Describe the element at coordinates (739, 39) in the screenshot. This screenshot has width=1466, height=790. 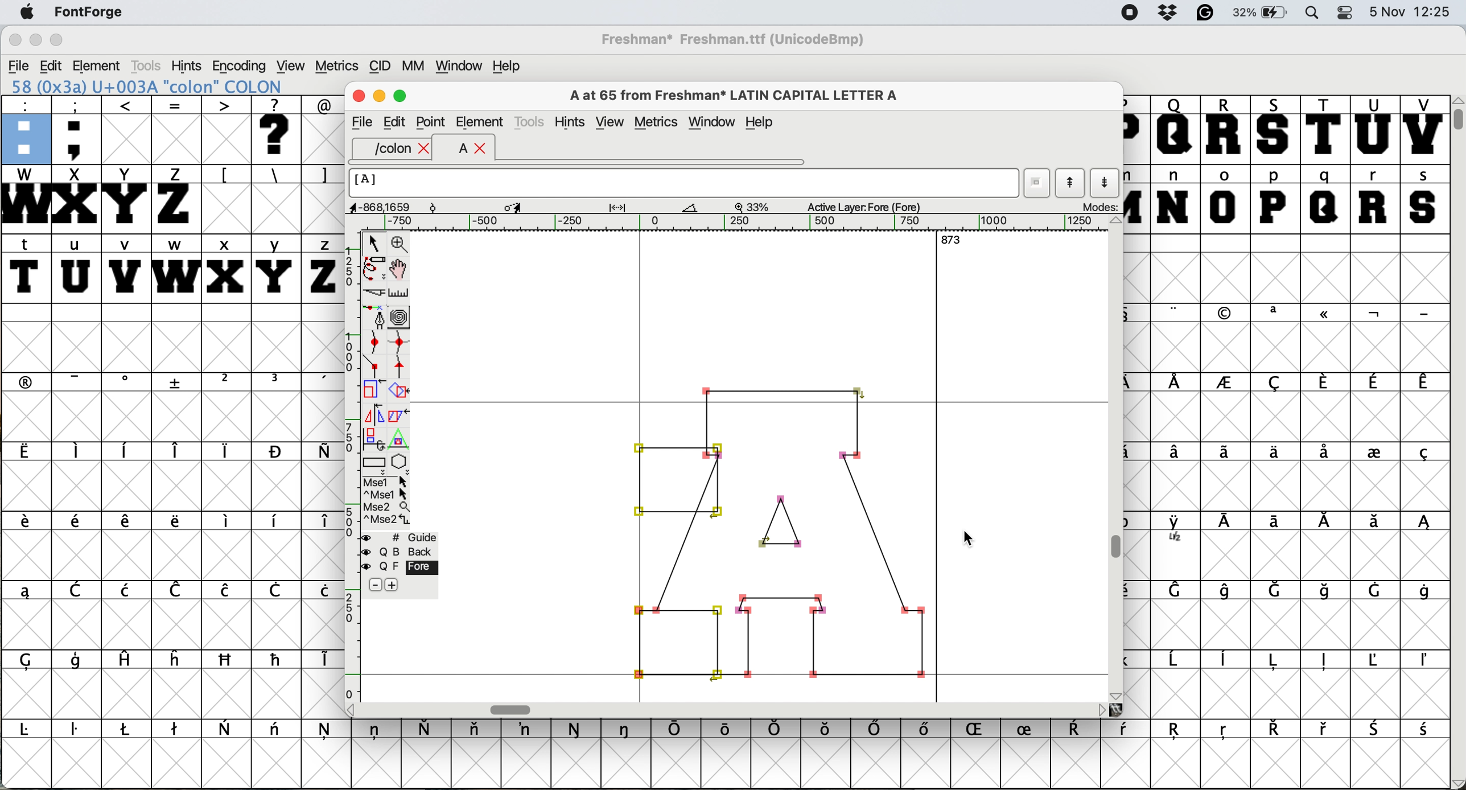
I see `Freshman* Freshman.ttf (UnicodeBmp)` at that location.